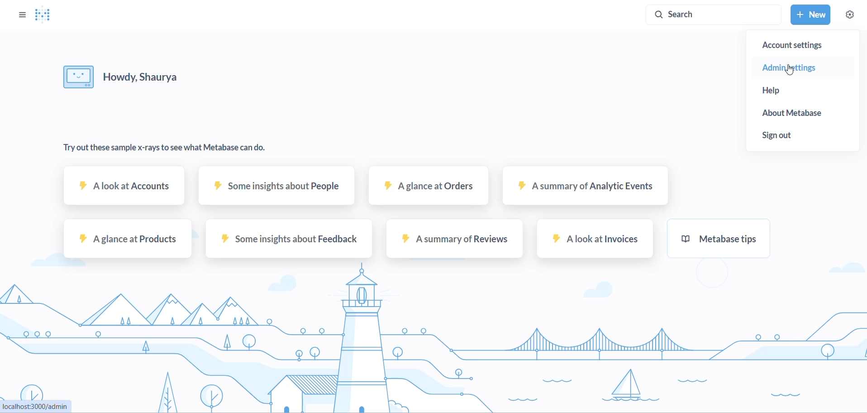 This screenshot has height=413, width=867. I want to click on some insights about people sample, so click(275, 190).